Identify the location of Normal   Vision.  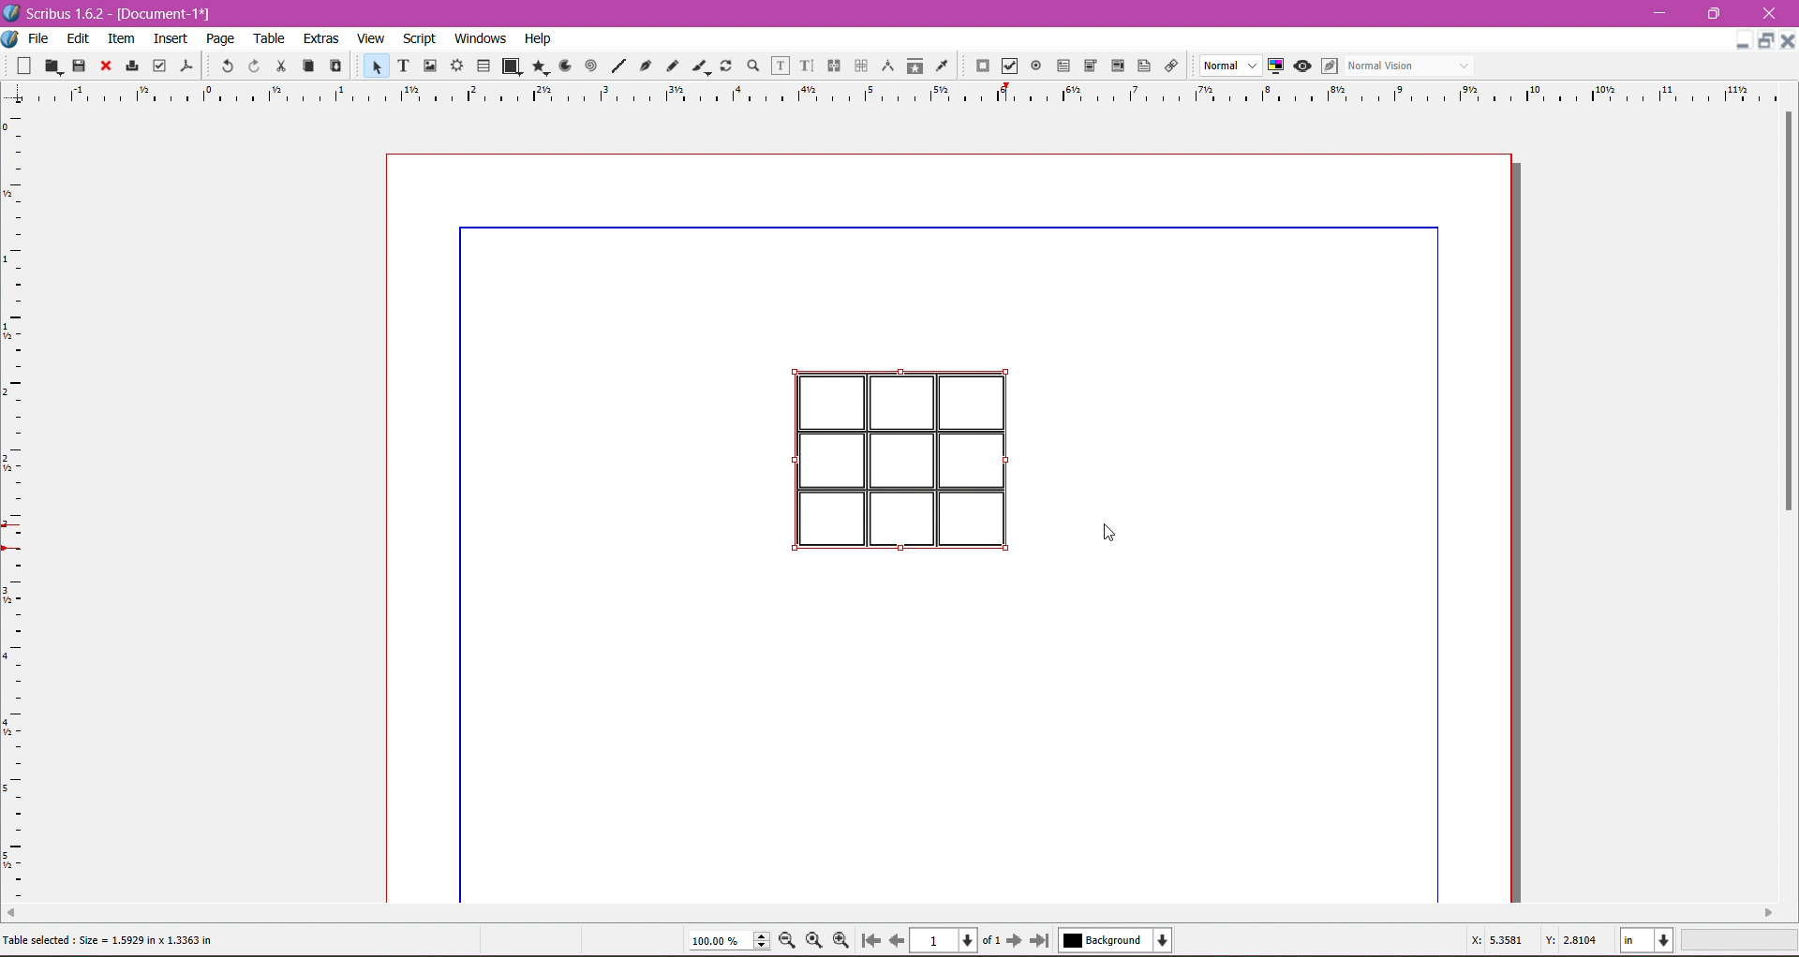
(1411, 65).